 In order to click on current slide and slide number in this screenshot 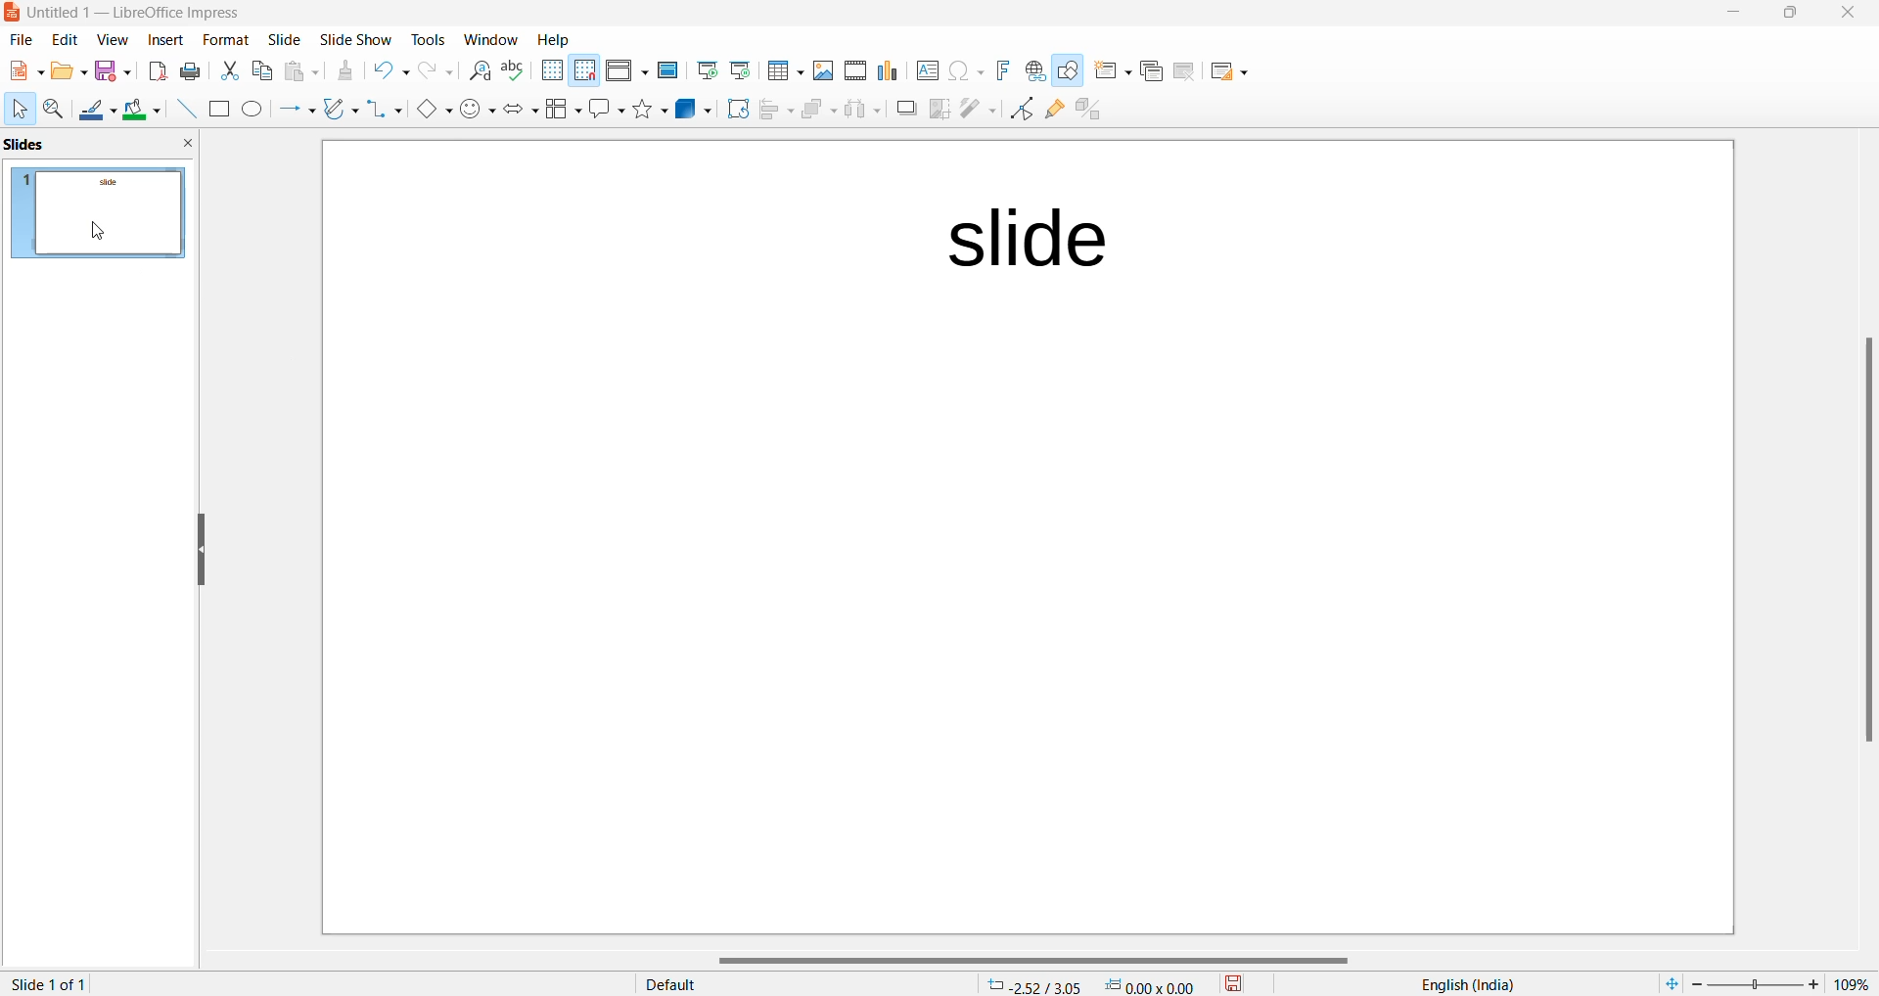, I will do `click(53, 984)`.